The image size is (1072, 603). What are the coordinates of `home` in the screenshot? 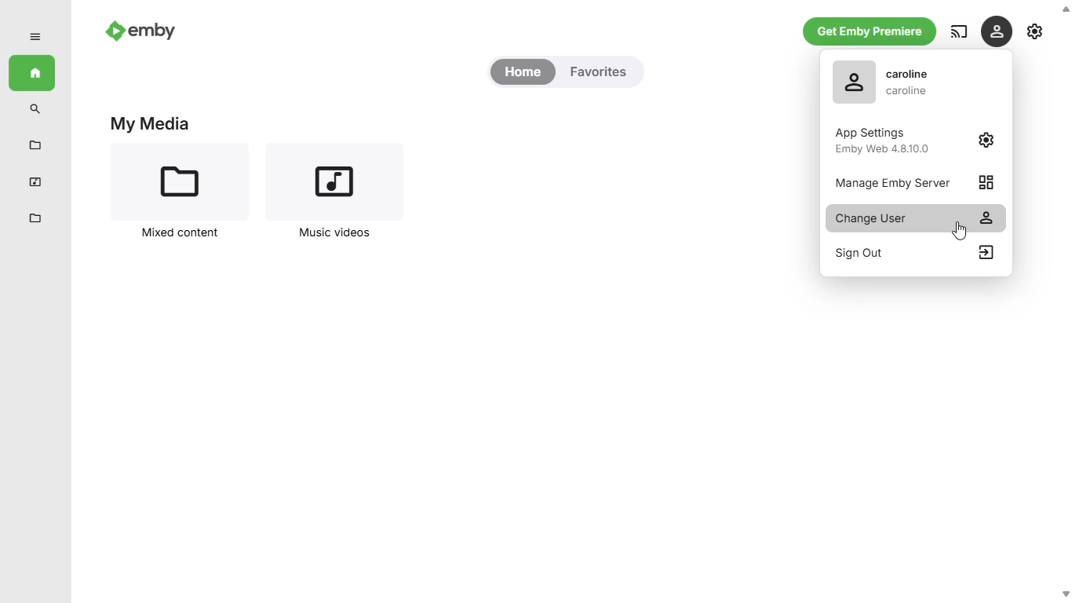 It's located at (523, 72).